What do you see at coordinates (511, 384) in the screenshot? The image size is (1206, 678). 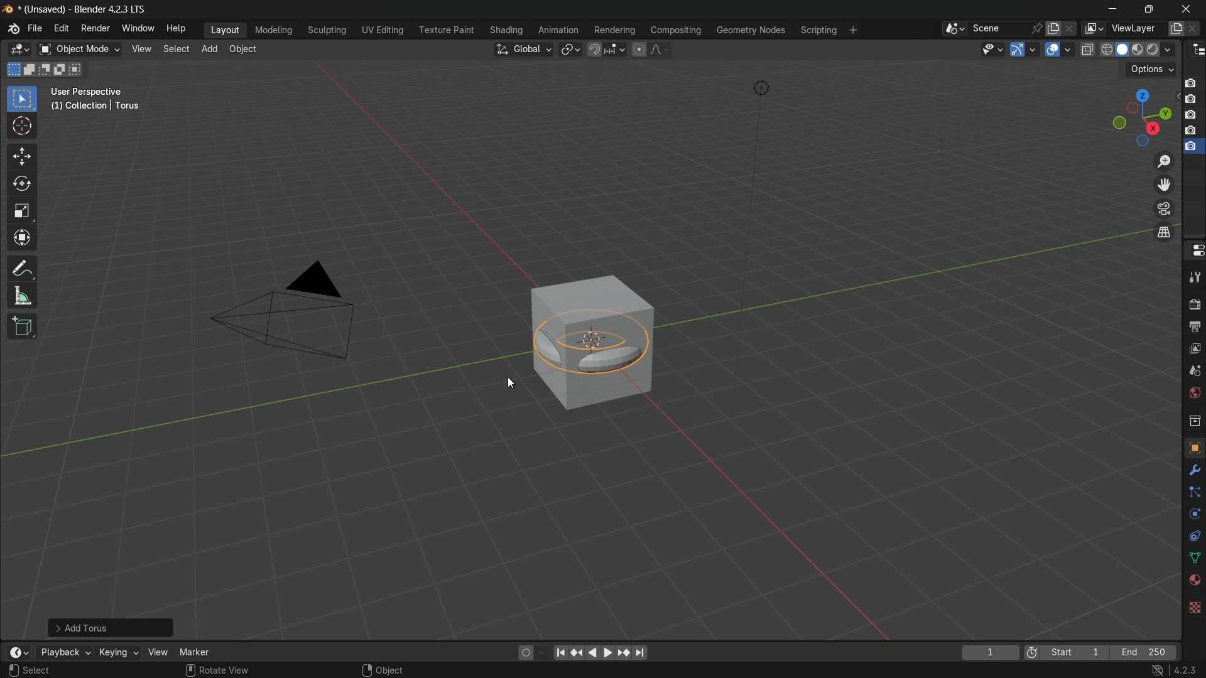 I see `cursor` at bounding box center [511, 384].